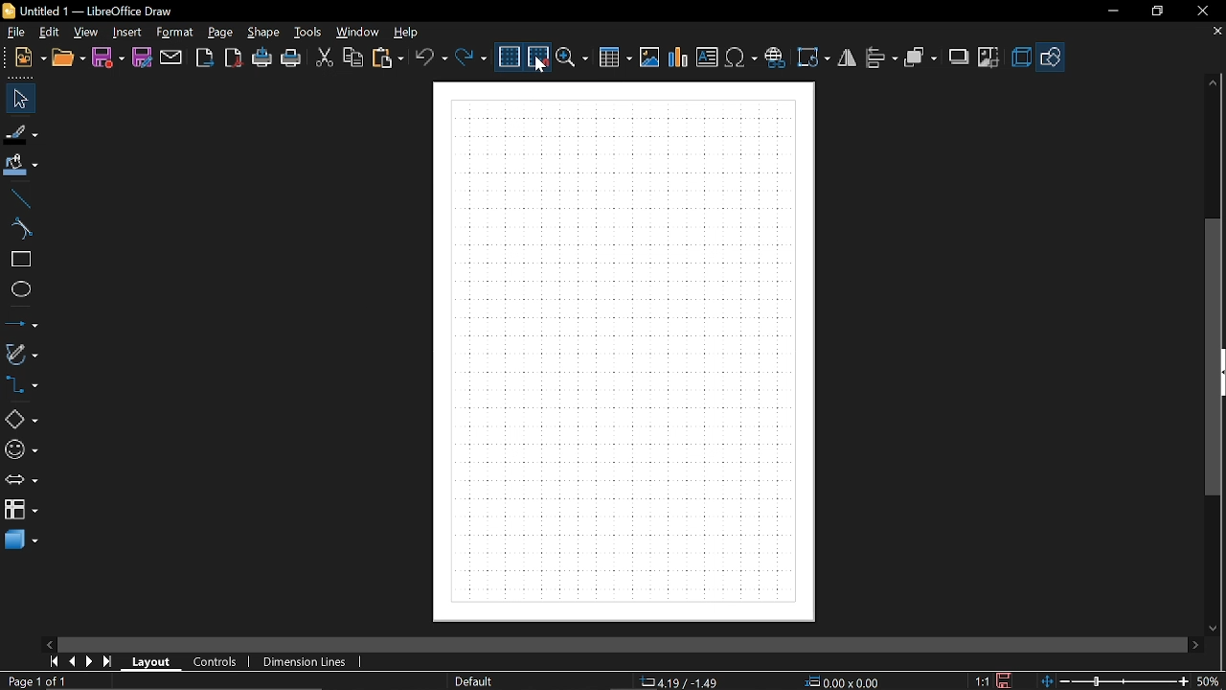 The width and height of the screenshot is (1226, 690). I want to click on shape, so click(264, 33).